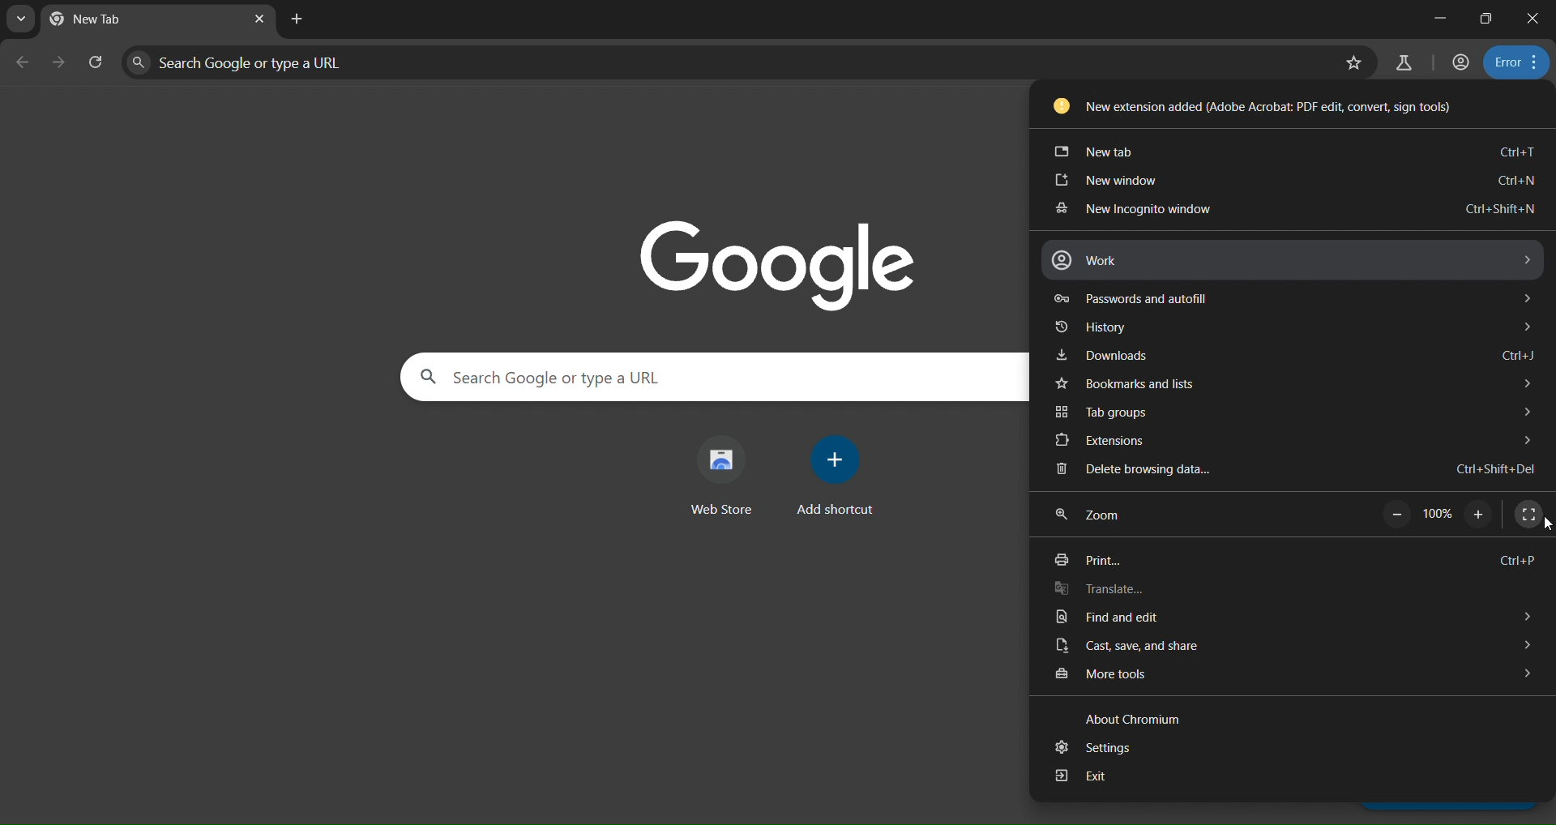 Image resolution: width=1556 pixels, height=825 pixels. Describe the element at coordinates (19, 19) in the screenshot. I see `search tabs` at that location.